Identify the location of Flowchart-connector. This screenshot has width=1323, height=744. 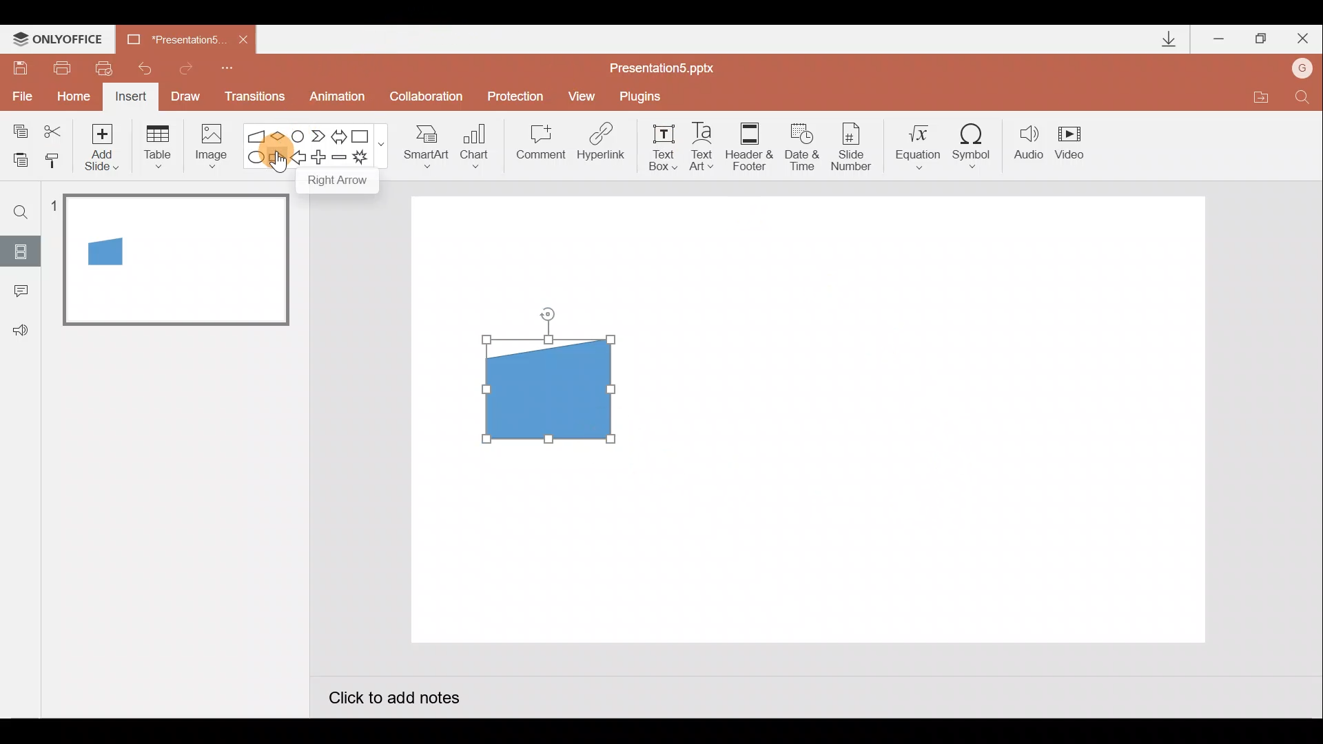
(299, 135).